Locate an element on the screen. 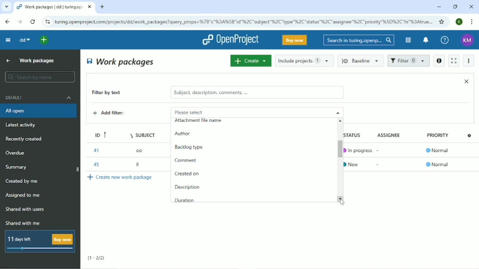 Image resolution: width=479 pixels, height=269 pixels. Please select is located at coordinates (245, 112).